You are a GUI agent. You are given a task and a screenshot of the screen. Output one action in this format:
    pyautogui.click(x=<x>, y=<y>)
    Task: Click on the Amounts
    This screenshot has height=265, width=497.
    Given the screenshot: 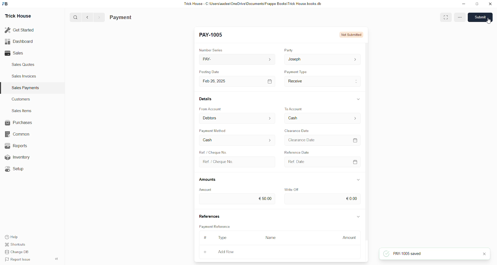 What is the action you would take?
    pyautogui.click(x=208, y=180)
    